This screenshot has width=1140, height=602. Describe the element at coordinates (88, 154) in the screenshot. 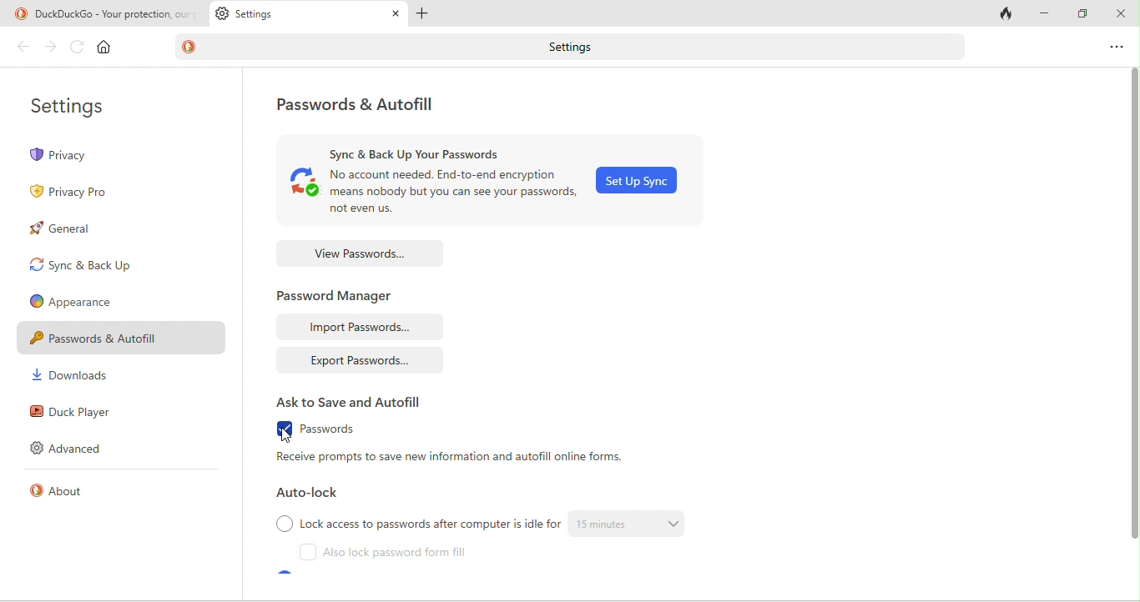

I see `Privacy` at that location.